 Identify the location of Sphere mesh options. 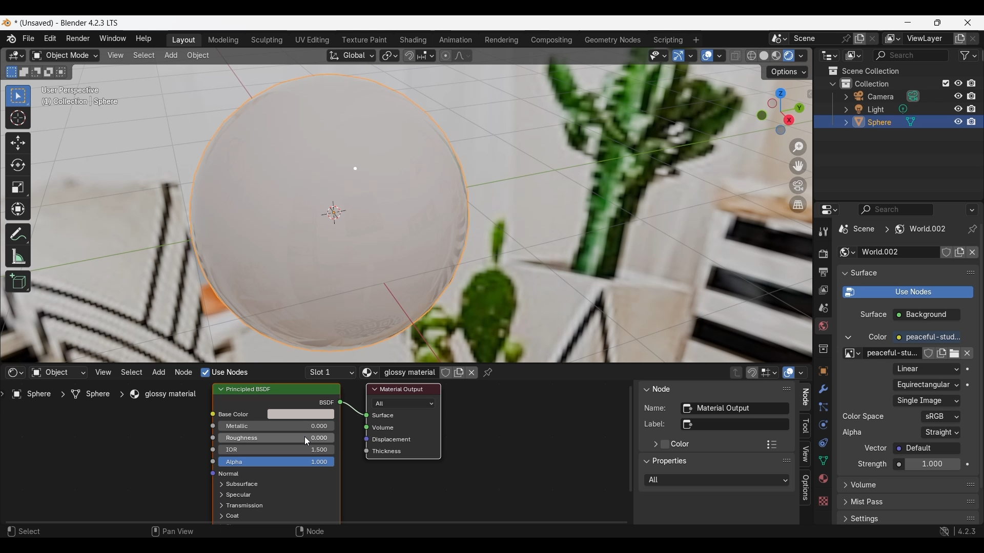
(911, 121).